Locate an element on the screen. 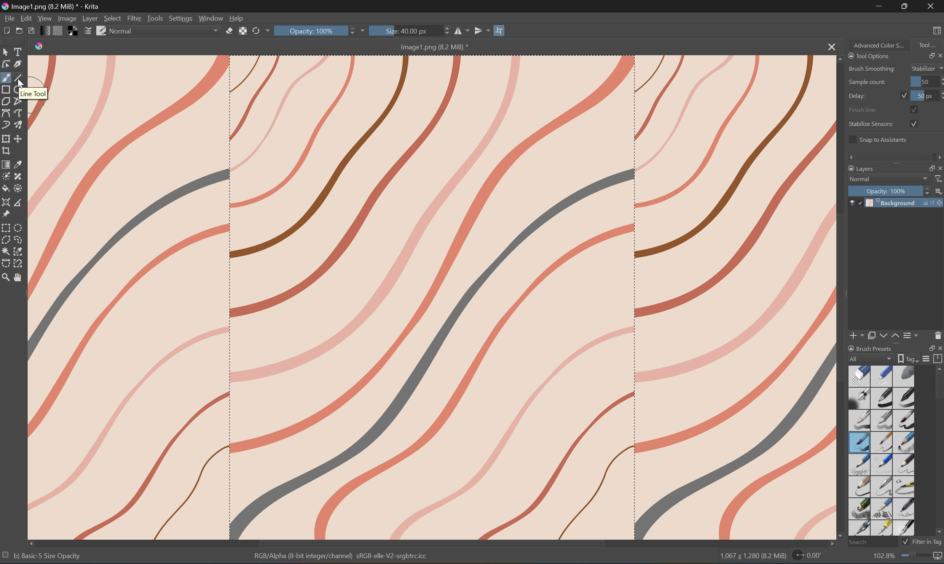 The image size is (944, 564). Search is located at coordinates (870, 542).